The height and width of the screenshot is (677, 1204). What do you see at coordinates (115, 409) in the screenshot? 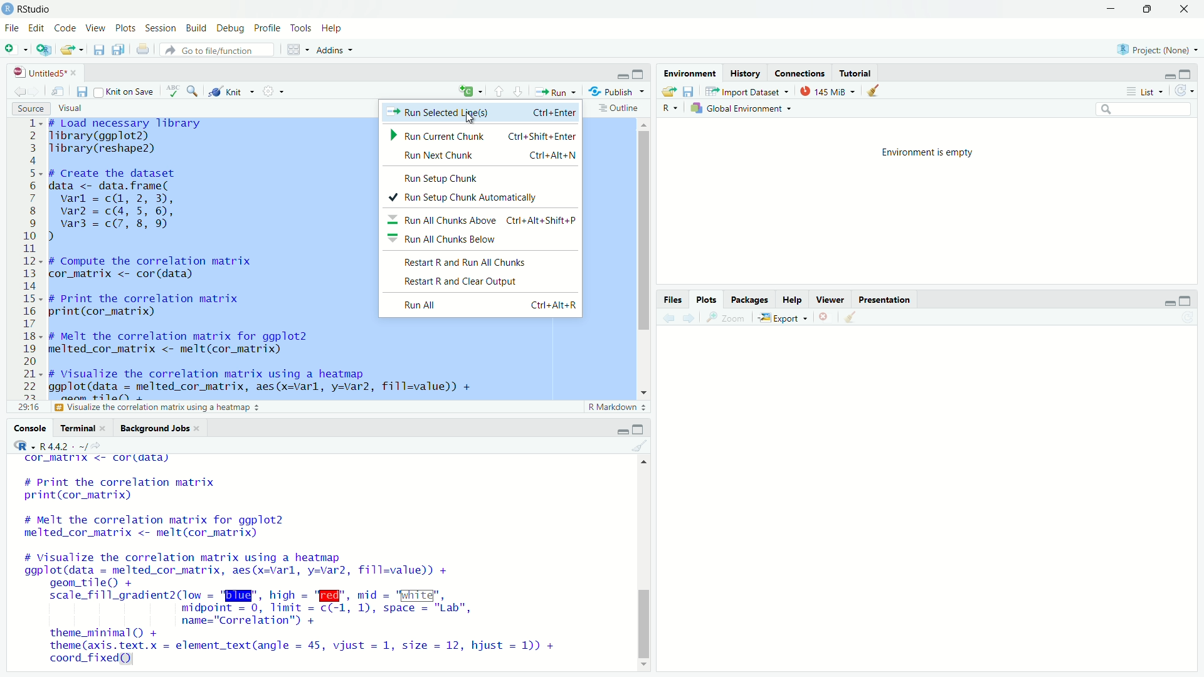
I see `print the correlation matrix` at bounding box center [115, 409].